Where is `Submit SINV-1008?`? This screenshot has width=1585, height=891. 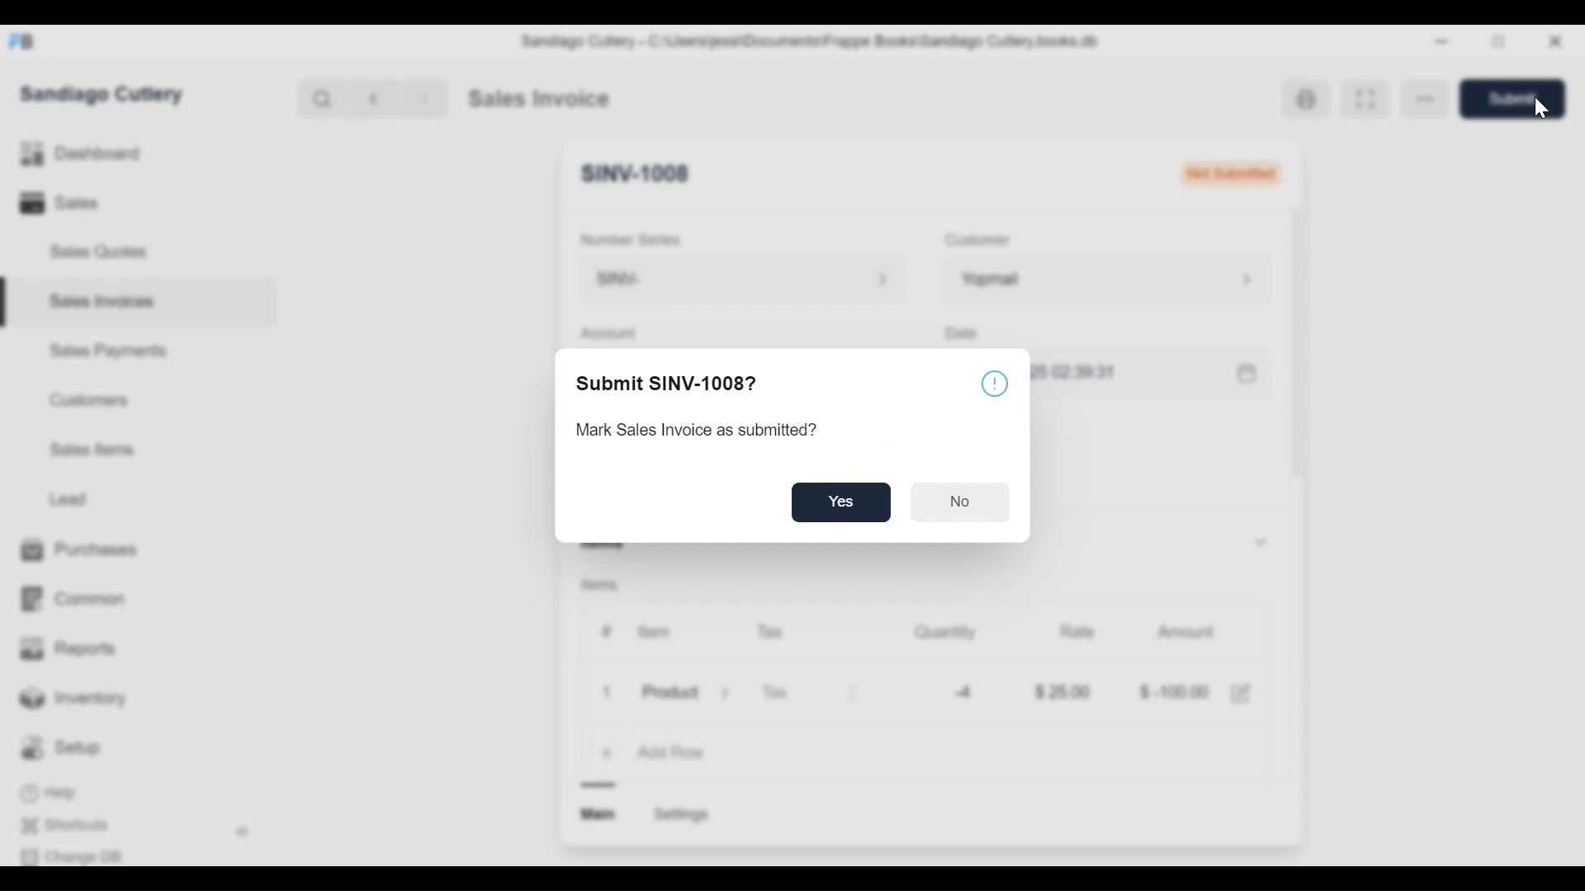 Submit SINV-1008? is located at coordinates (665, 381).